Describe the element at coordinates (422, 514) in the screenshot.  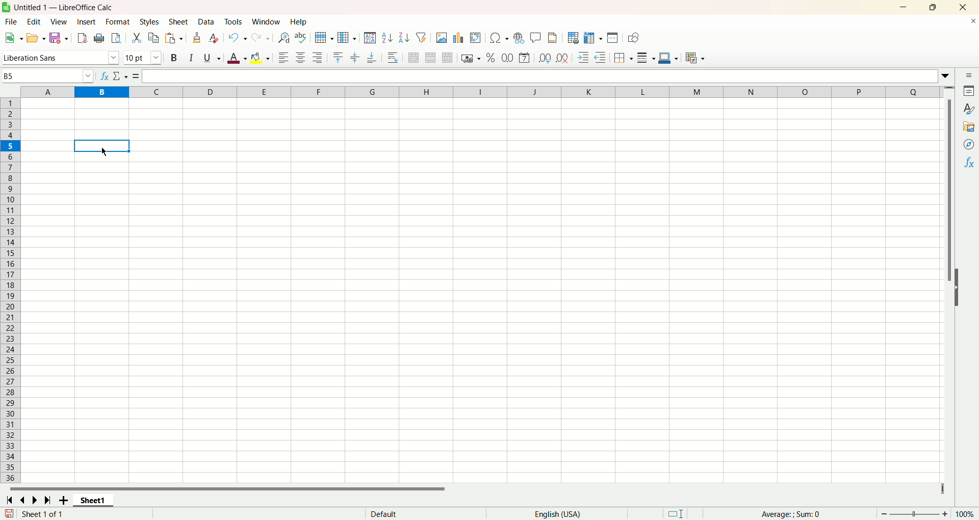
I see `default` at that location.